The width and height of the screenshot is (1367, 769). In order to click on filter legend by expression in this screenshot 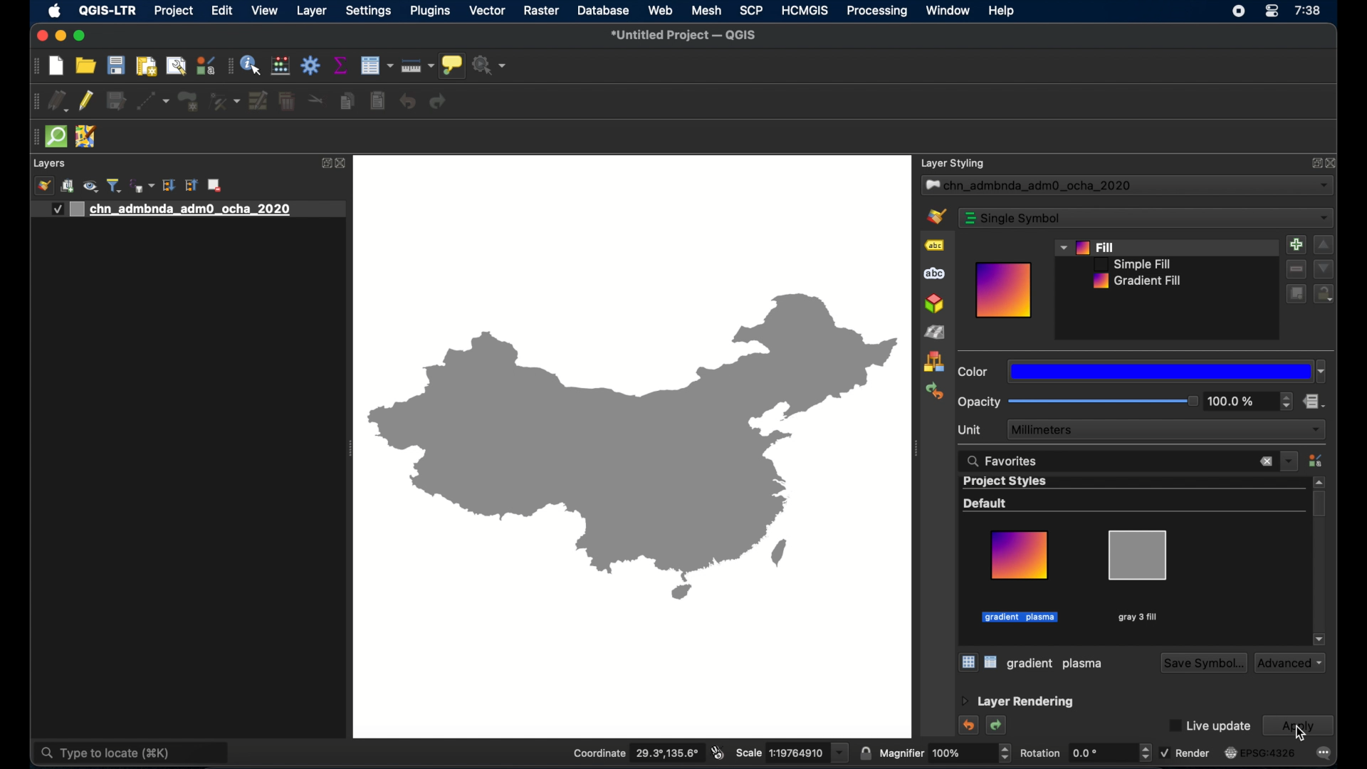, I will do `click(142, 186)`.